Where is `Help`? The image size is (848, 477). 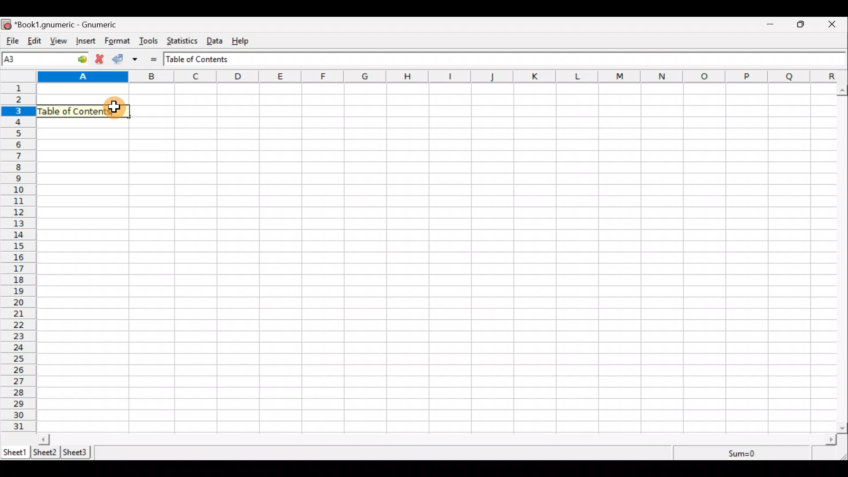
Help is located at coordinates (245, 41).